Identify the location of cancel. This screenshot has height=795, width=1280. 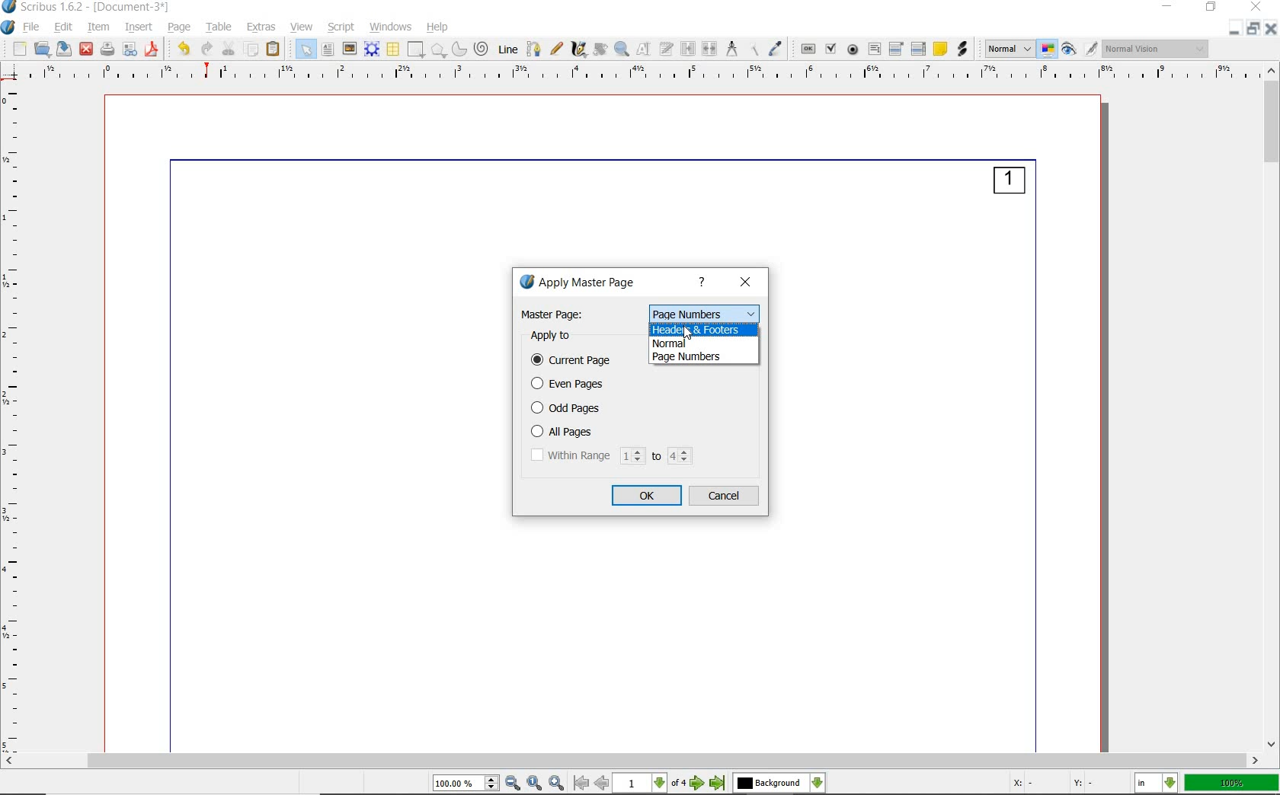
(726, 496).